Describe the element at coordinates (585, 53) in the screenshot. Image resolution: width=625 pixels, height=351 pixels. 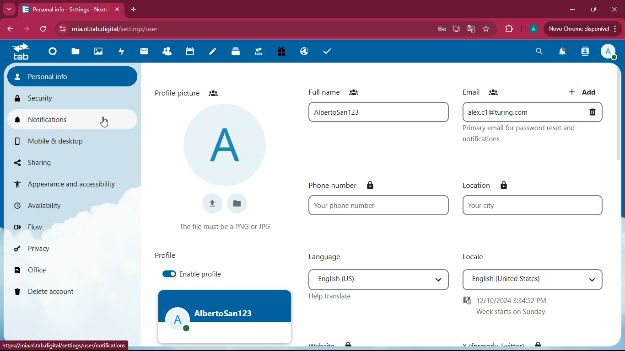
I see `activity` at that location.